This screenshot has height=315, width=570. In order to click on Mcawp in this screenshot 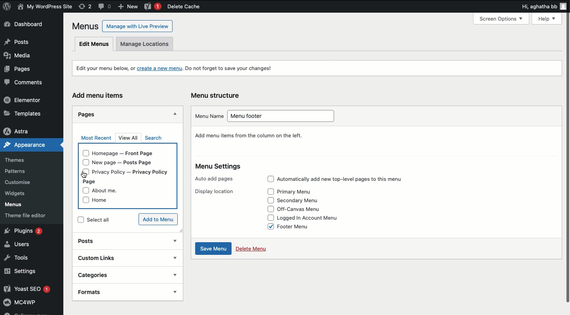, I will do `click(32, 304)`.